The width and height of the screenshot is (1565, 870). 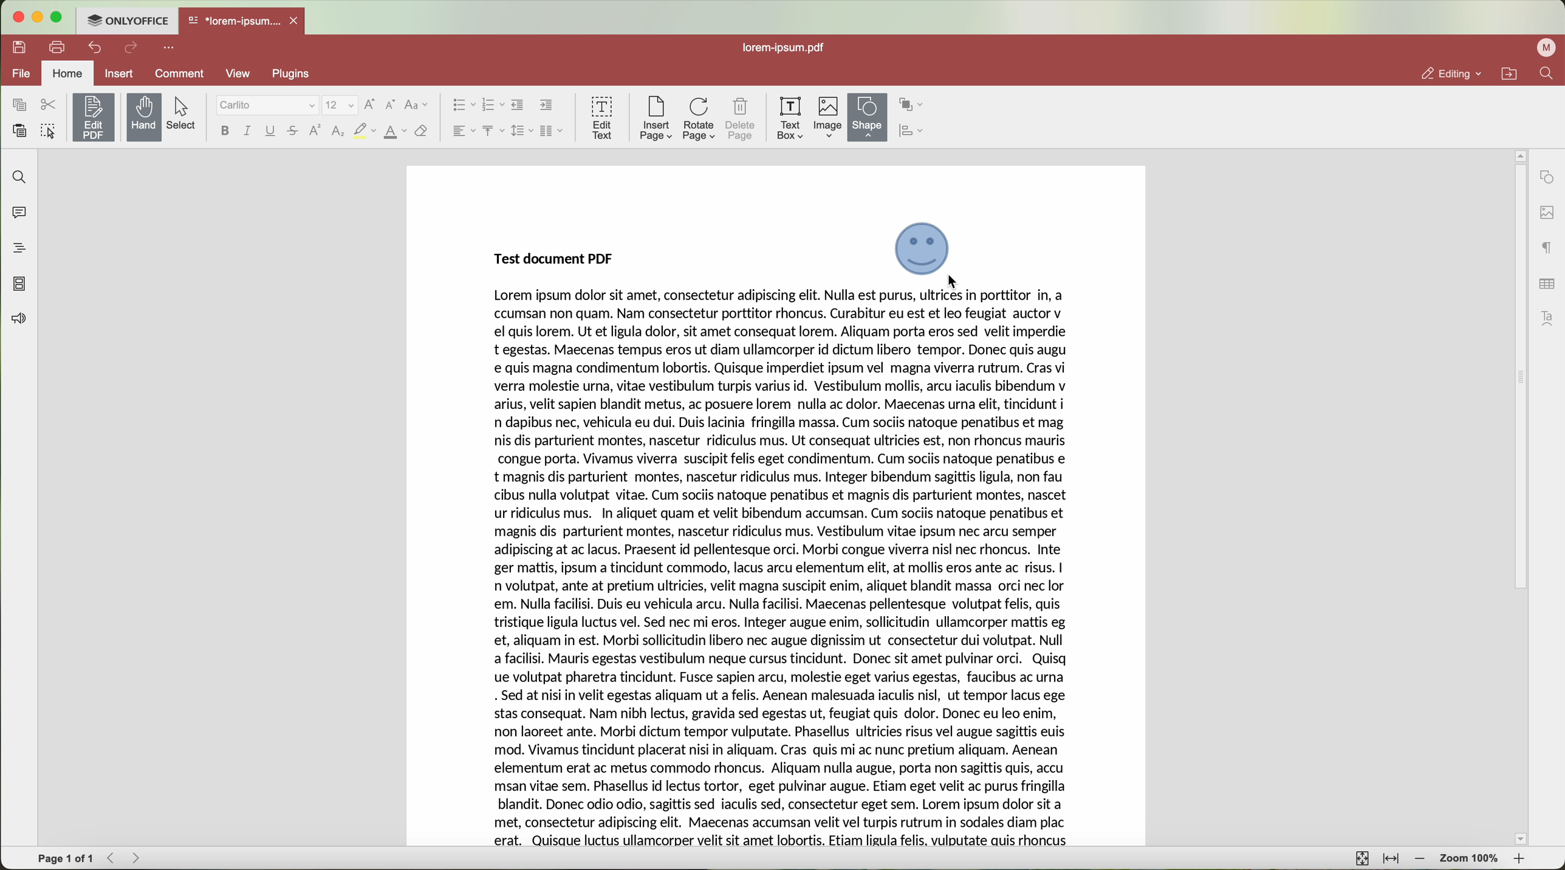 What do you see at coordinates (914, 103) in the screenshot?
I see `arrange shape` at bounding box center [914, 103].